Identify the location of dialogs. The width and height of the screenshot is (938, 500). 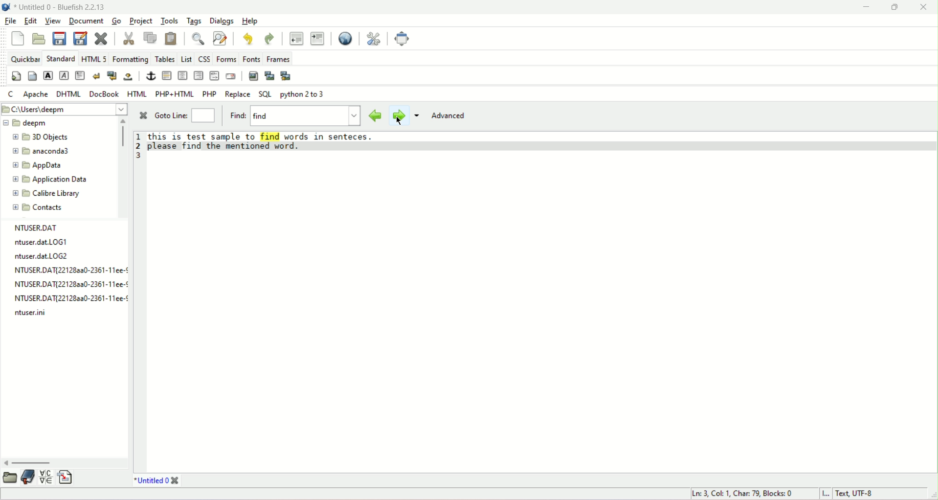
(222, 20).